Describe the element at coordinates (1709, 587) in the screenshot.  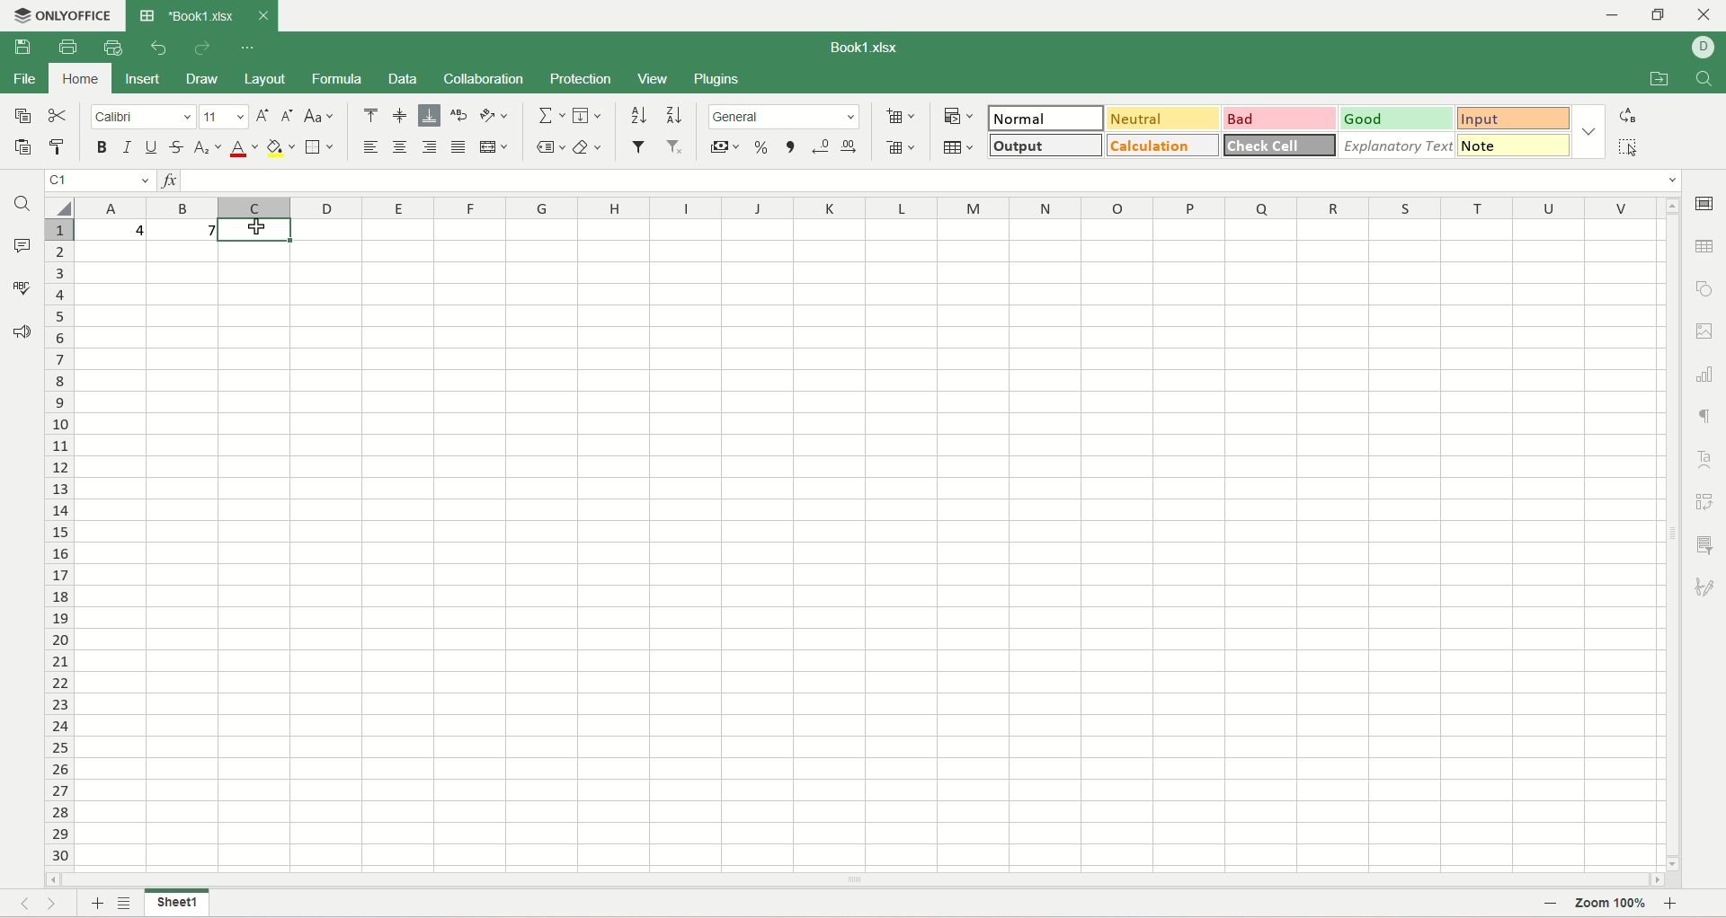
I see `signature settings` at that location.